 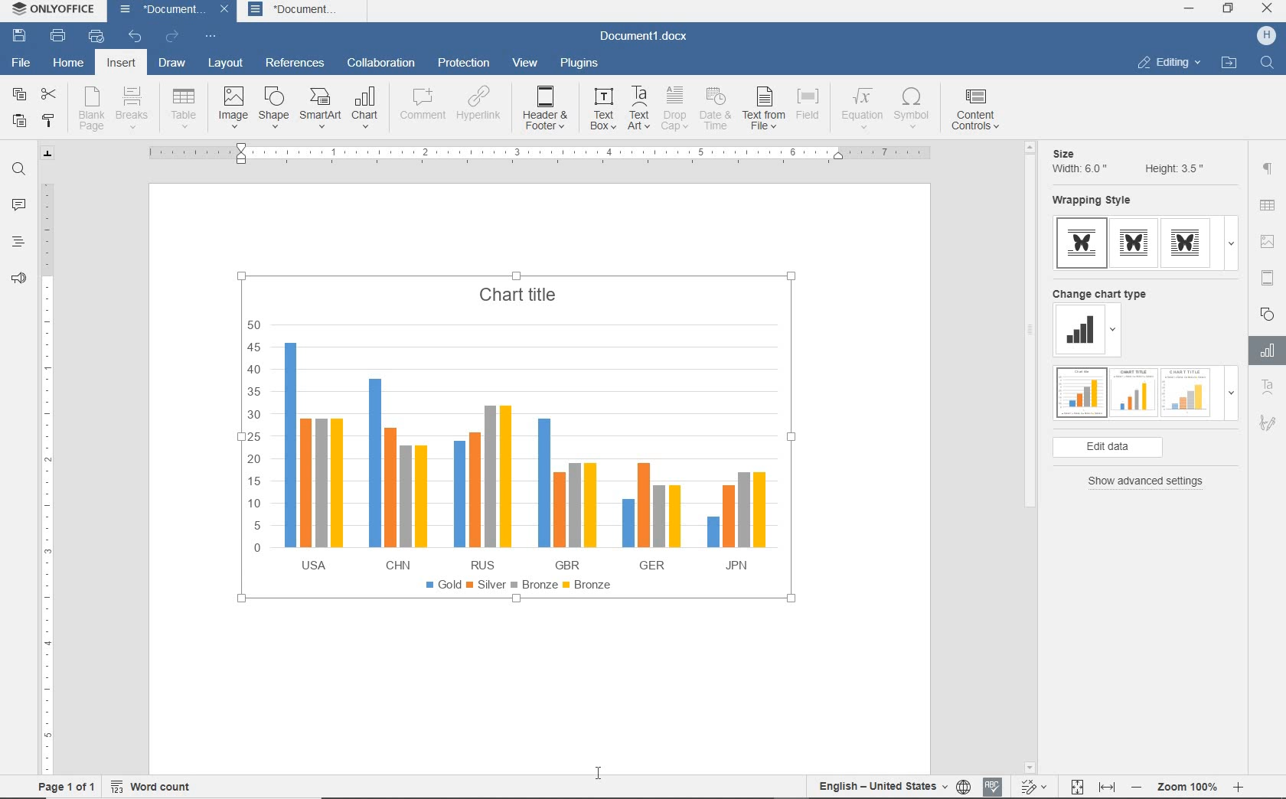 I want to click on table, so click(x=1268, y=207).